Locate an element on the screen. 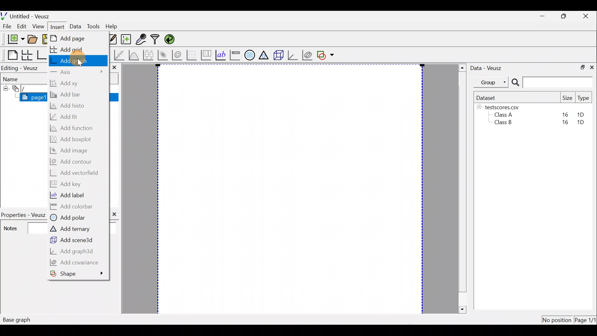 This screenshot has width=597, height=336. Add graph is located at coordinates (76, 60).